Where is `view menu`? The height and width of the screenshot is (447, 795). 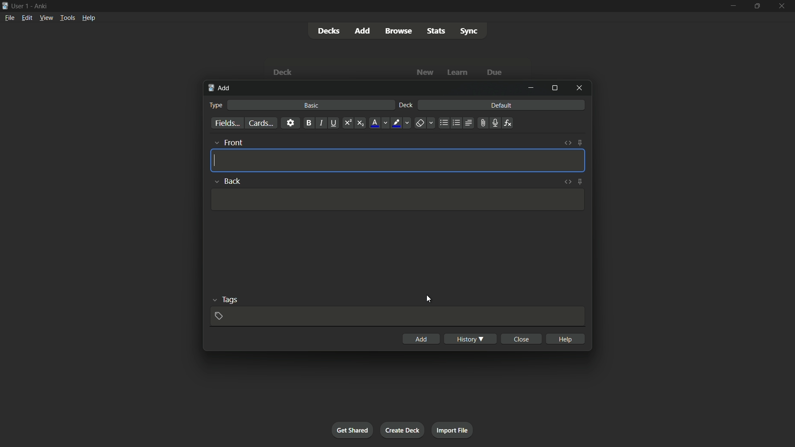 view menu is located at coordinates (46, 18).